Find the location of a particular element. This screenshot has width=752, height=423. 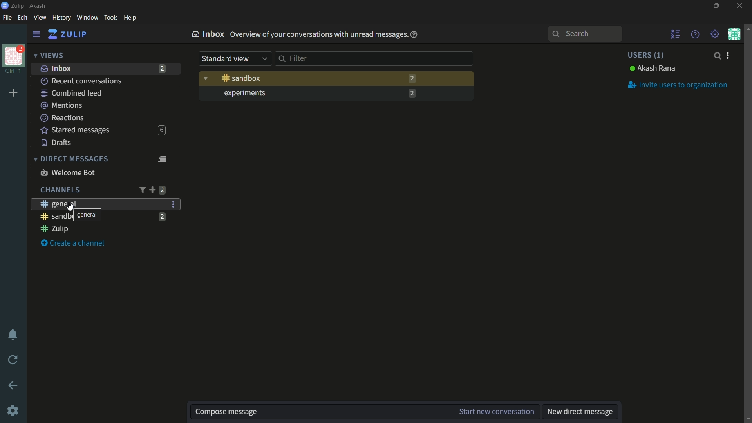

Akash rana is located at coordinates (653, 68).